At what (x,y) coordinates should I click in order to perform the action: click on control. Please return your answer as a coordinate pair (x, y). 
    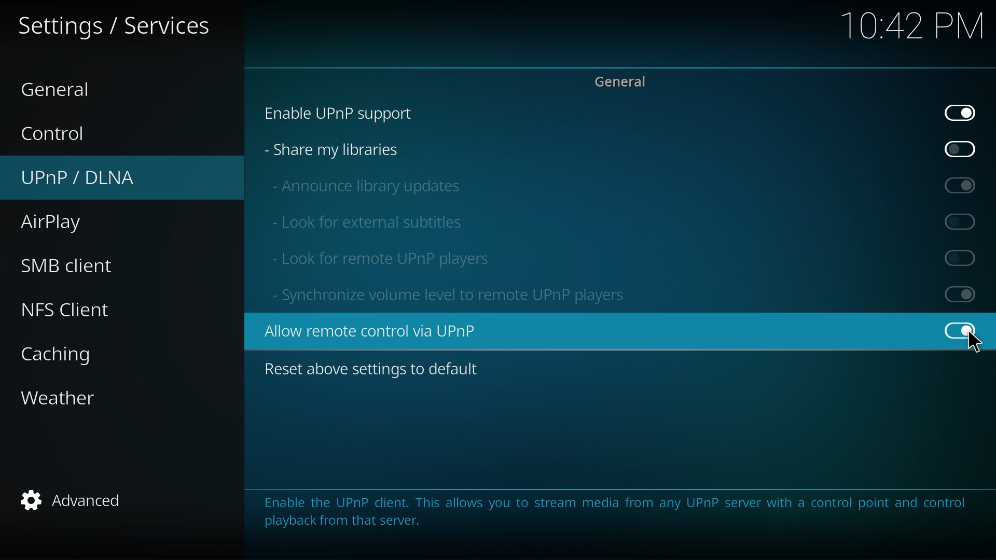
    Looking at the image, I should click on (61, 135).